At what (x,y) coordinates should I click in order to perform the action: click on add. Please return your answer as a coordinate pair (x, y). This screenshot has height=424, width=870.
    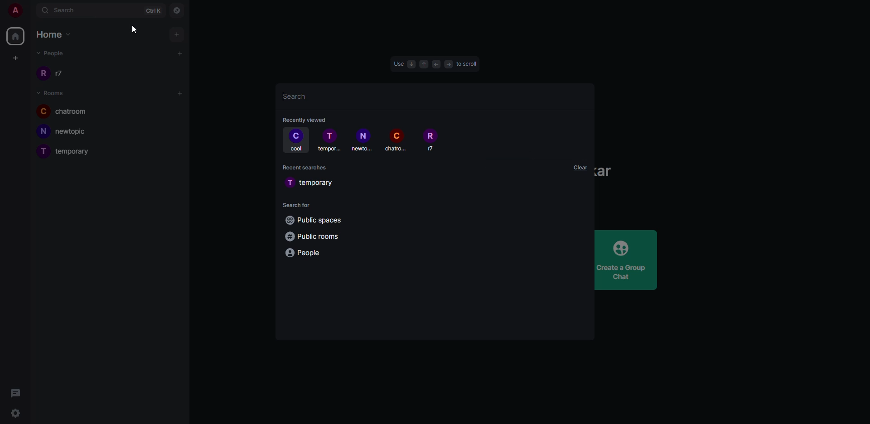
    Looking at the image, I should click on (180, 53).